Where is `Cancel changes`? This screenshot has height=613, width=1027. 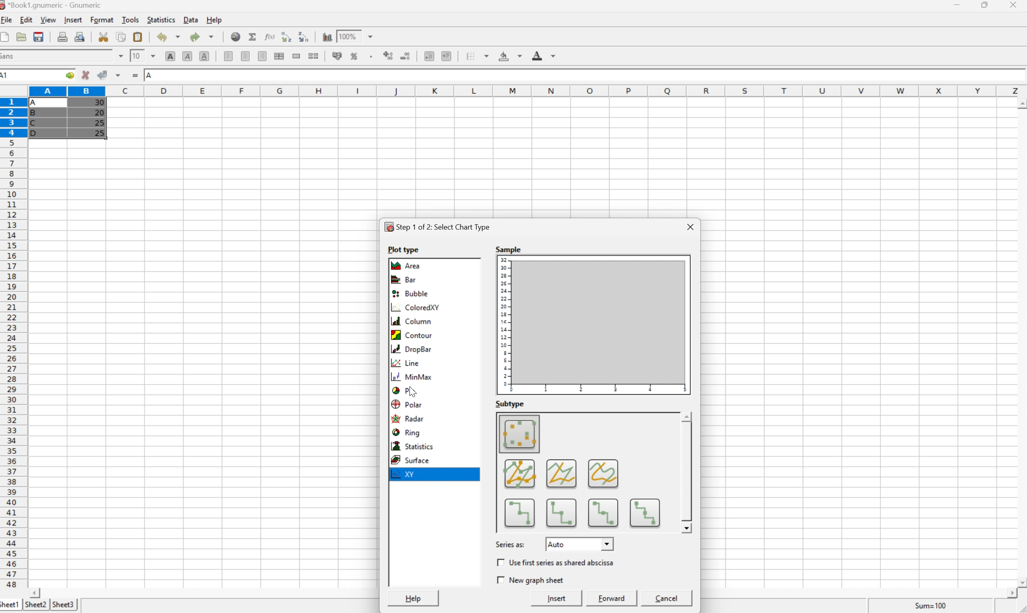 Cancel changes is located at coordinates (86, 74).